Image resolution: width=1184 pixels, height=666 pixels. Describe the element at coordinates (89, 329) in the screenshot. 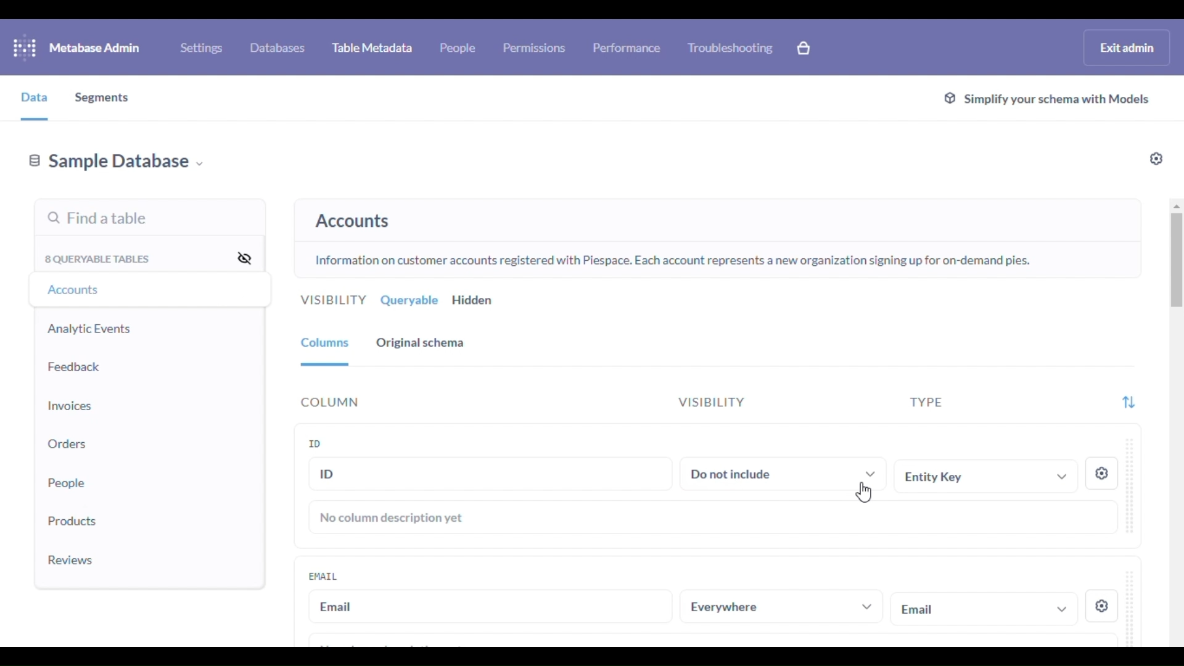

I see `analytic events` at that location.